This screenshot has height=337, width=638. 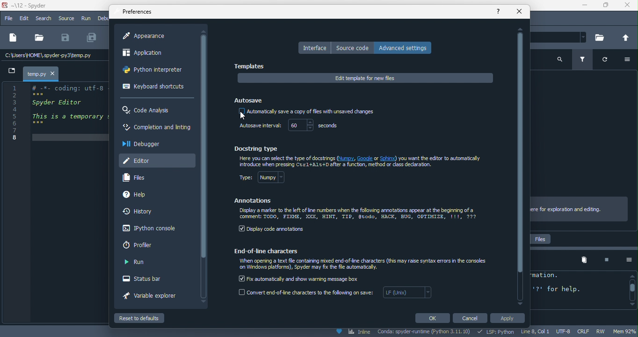 I want to click on search, so click(x=45, y=19).